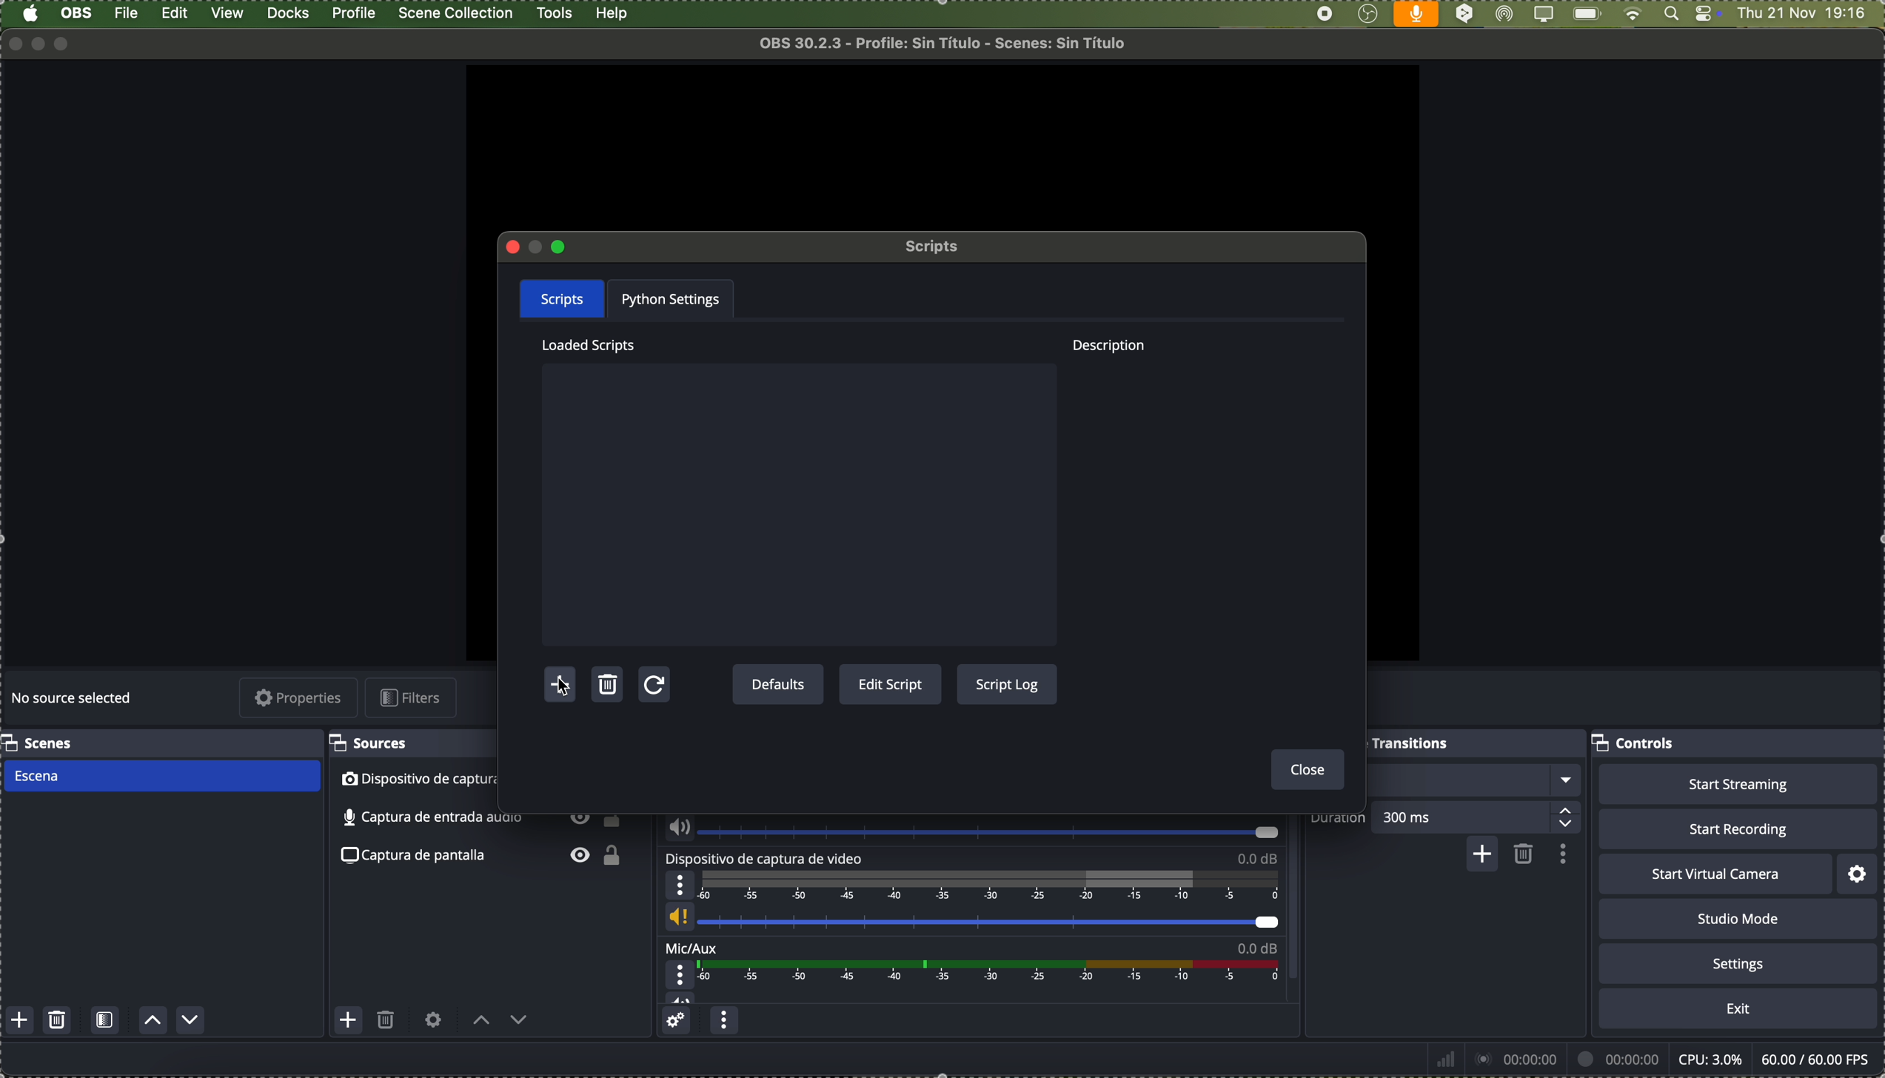 This screenshot has height=1078, width=1885. What do you see at coordinates (562, 296) in the screenshot?
I see `scripts` at bounding box center [562, 296].